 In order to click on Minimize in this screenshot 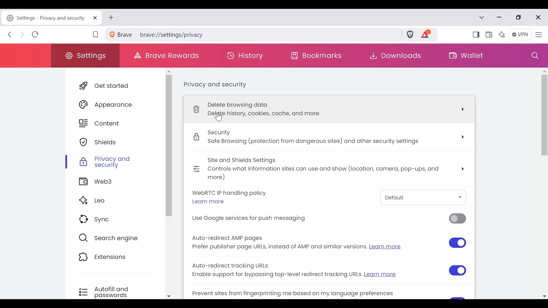, I will do `click(500, 18)`.